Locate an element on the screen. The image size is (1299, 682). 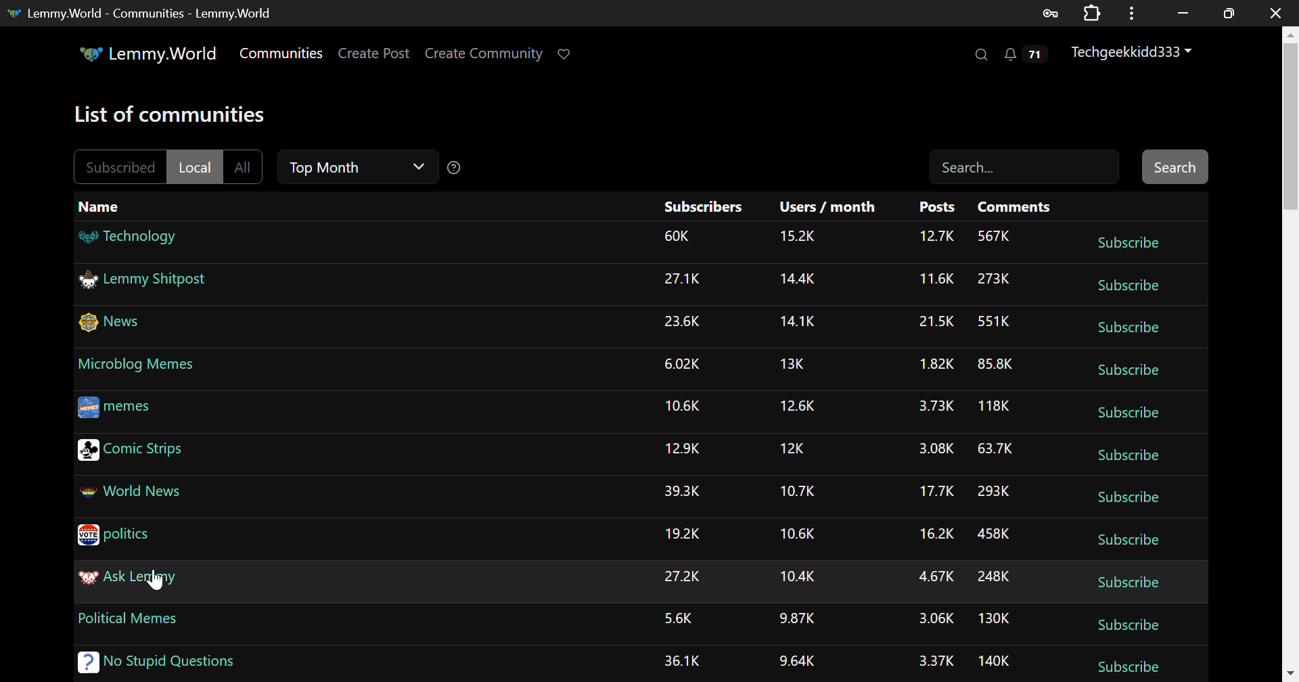
Comments Column Heading is located at coordinates (1020, 208).